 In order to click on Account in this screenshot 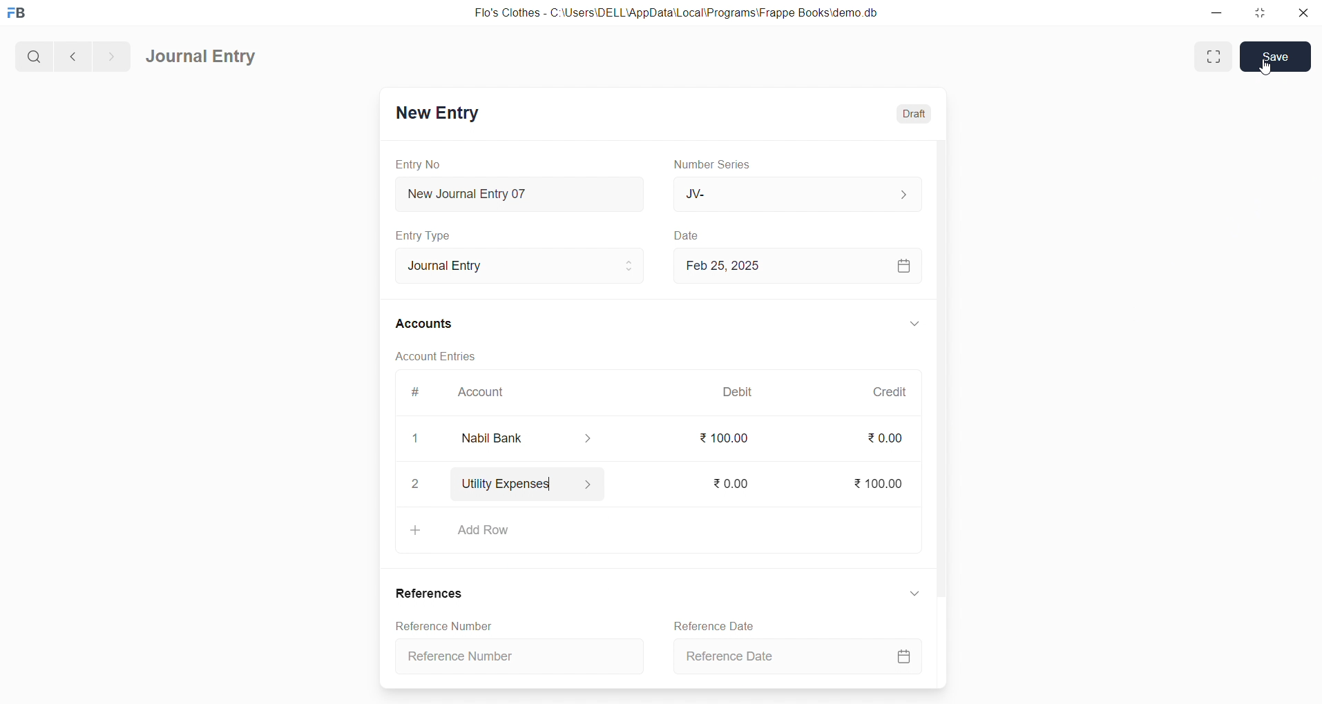, I will do `click(483, 393)`.